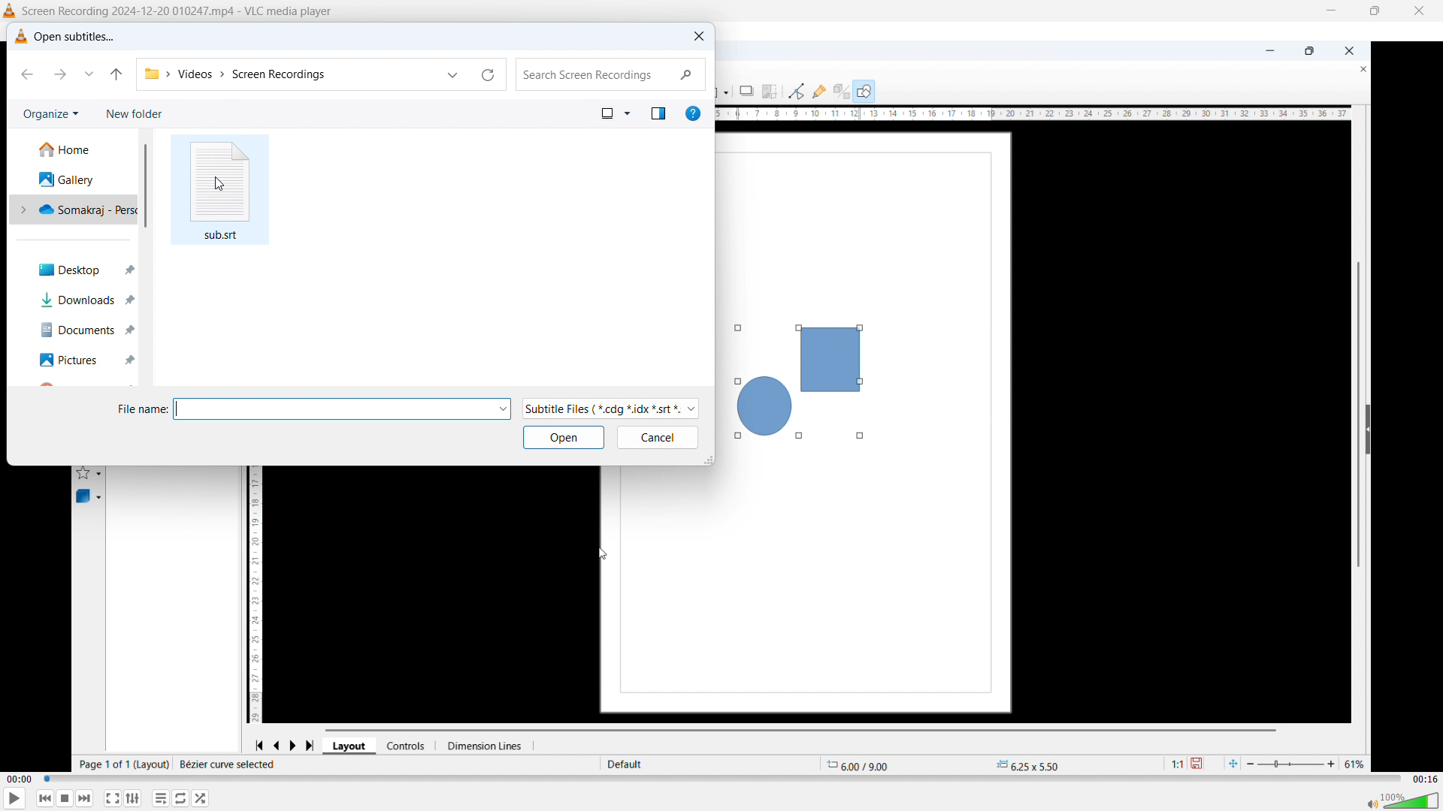  I want to click on shapes, so click(803, 376).